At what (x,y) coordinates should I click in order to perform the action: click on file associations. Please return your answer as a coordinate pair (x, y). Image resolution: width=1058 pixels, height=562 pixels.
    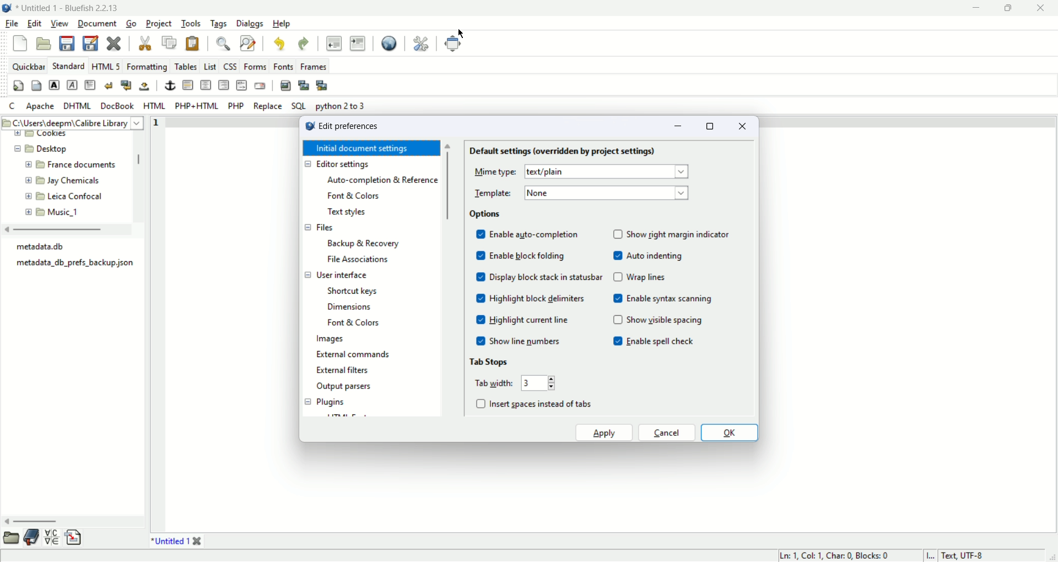
    Looking at the image, I should click on (357, 260).